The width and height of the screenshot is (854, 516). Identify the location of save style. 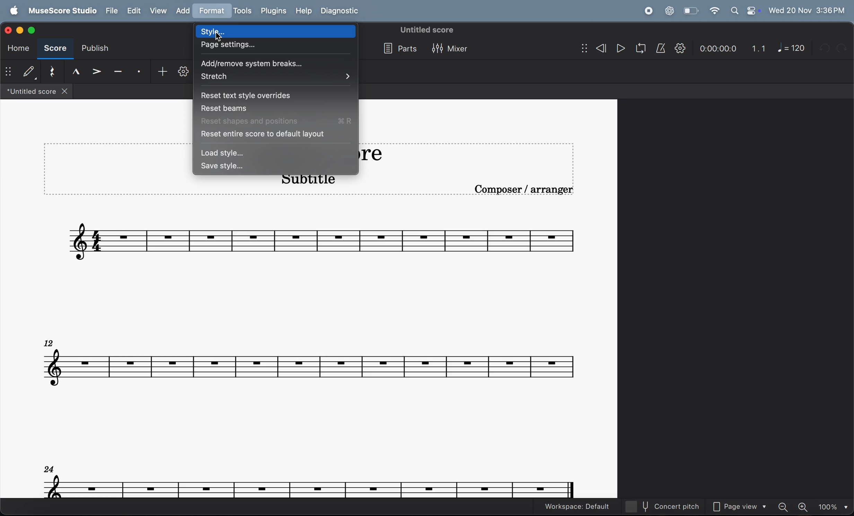
(277, 168).